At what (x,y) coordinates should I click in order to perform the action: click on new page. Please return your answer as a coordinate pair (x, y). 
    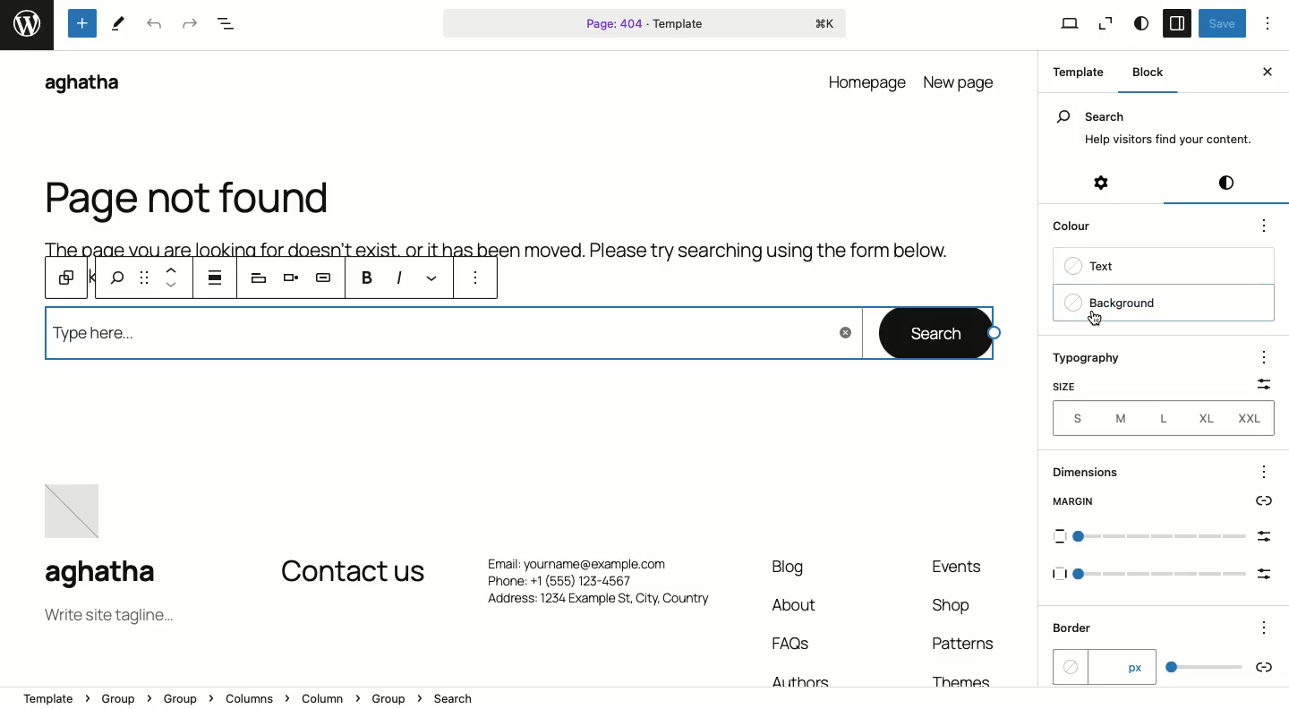
    Looking at the image, I should click on (962, 81).